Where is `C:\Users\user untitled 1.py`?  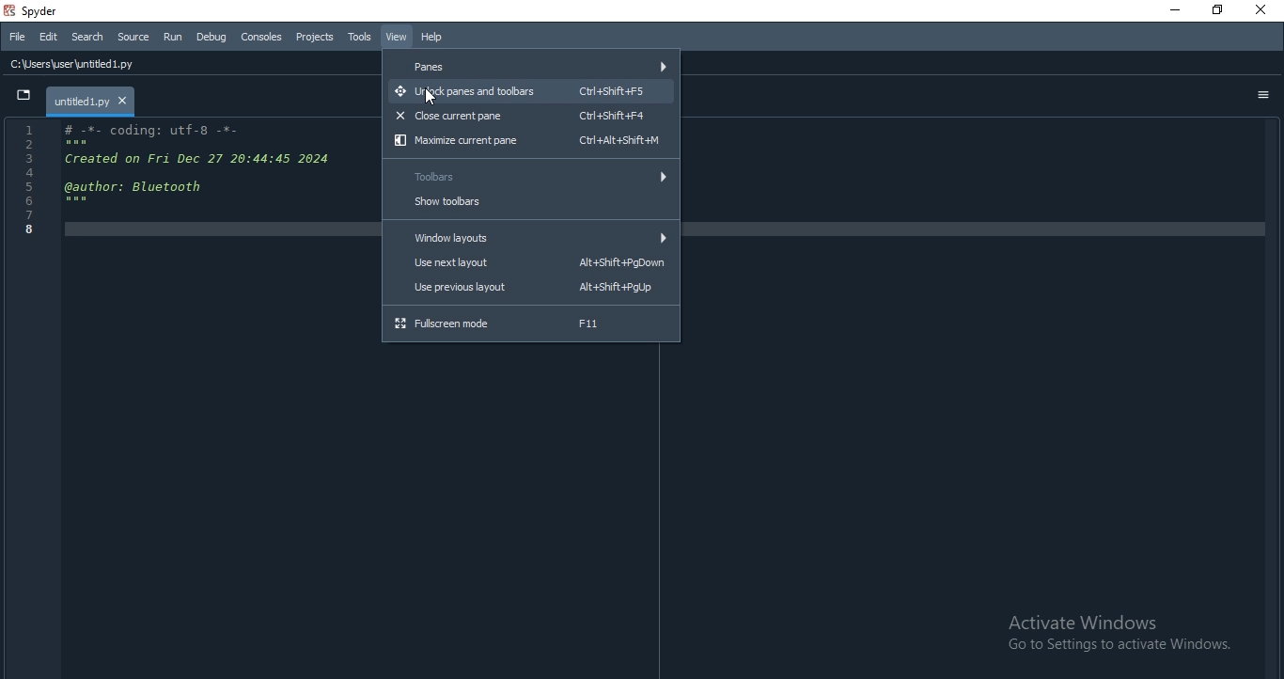 C:\Users\user untitled 1.py is located at coordinates (85, 66).